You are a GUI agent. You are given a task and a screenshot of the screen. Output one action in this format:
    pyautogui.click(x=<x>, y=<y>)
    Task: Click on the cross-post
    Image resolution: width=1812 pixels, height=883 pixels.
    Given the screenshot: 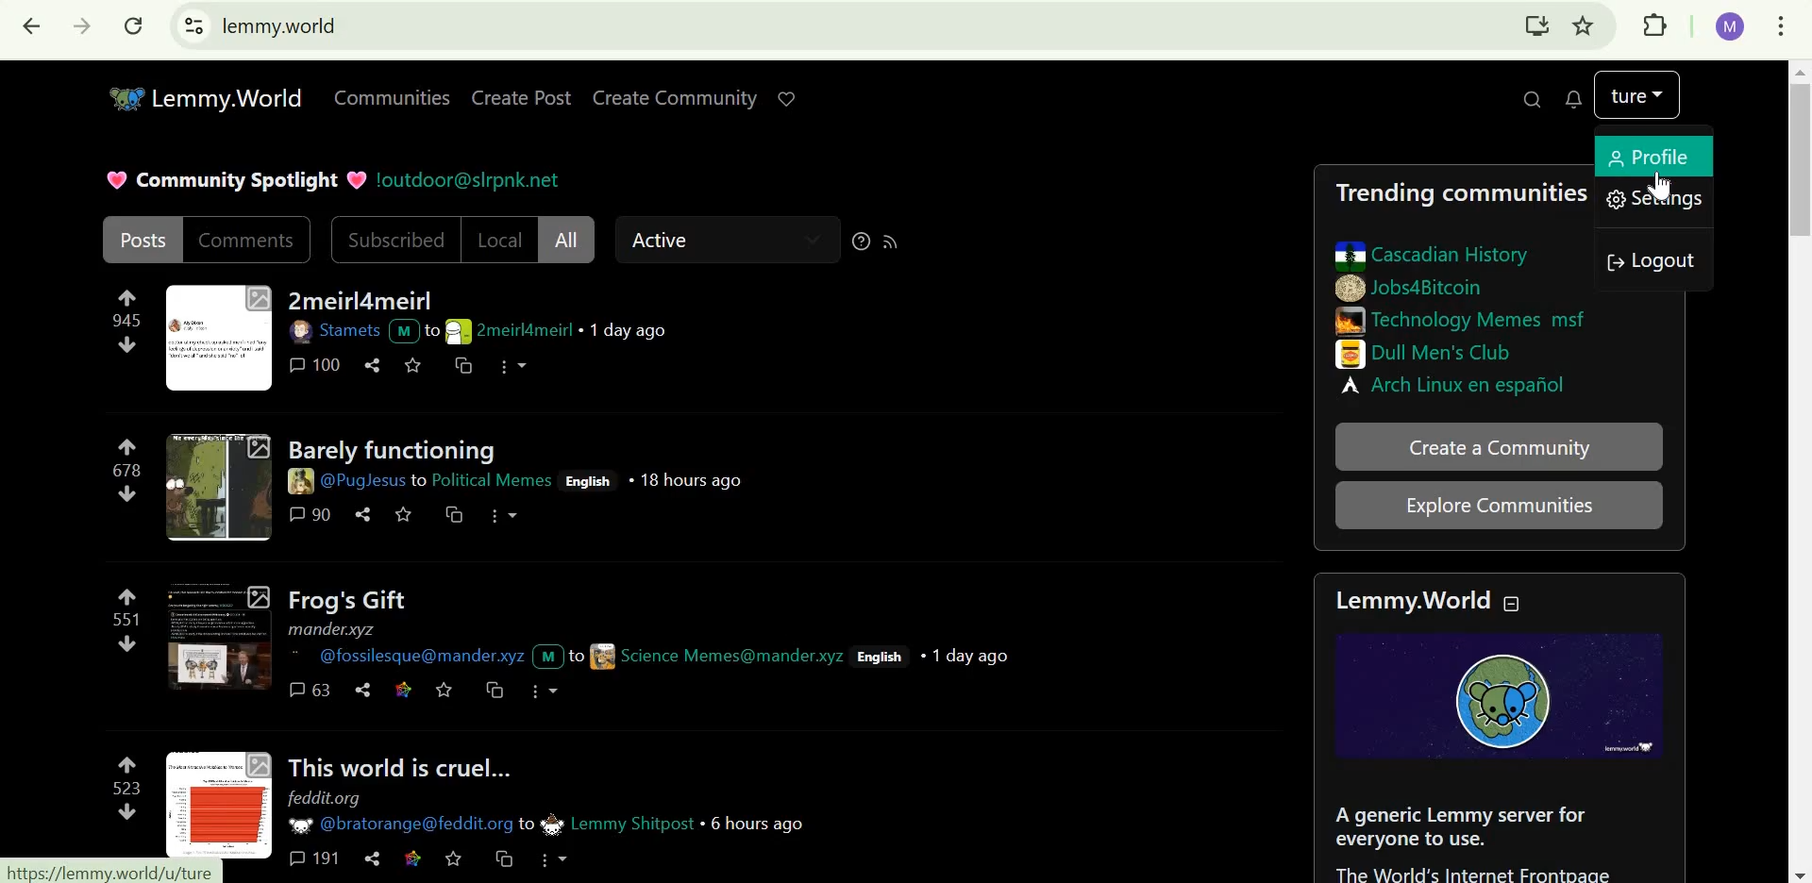 What is the action you would take?
    pyautogui.click(x=504, y=859)
    